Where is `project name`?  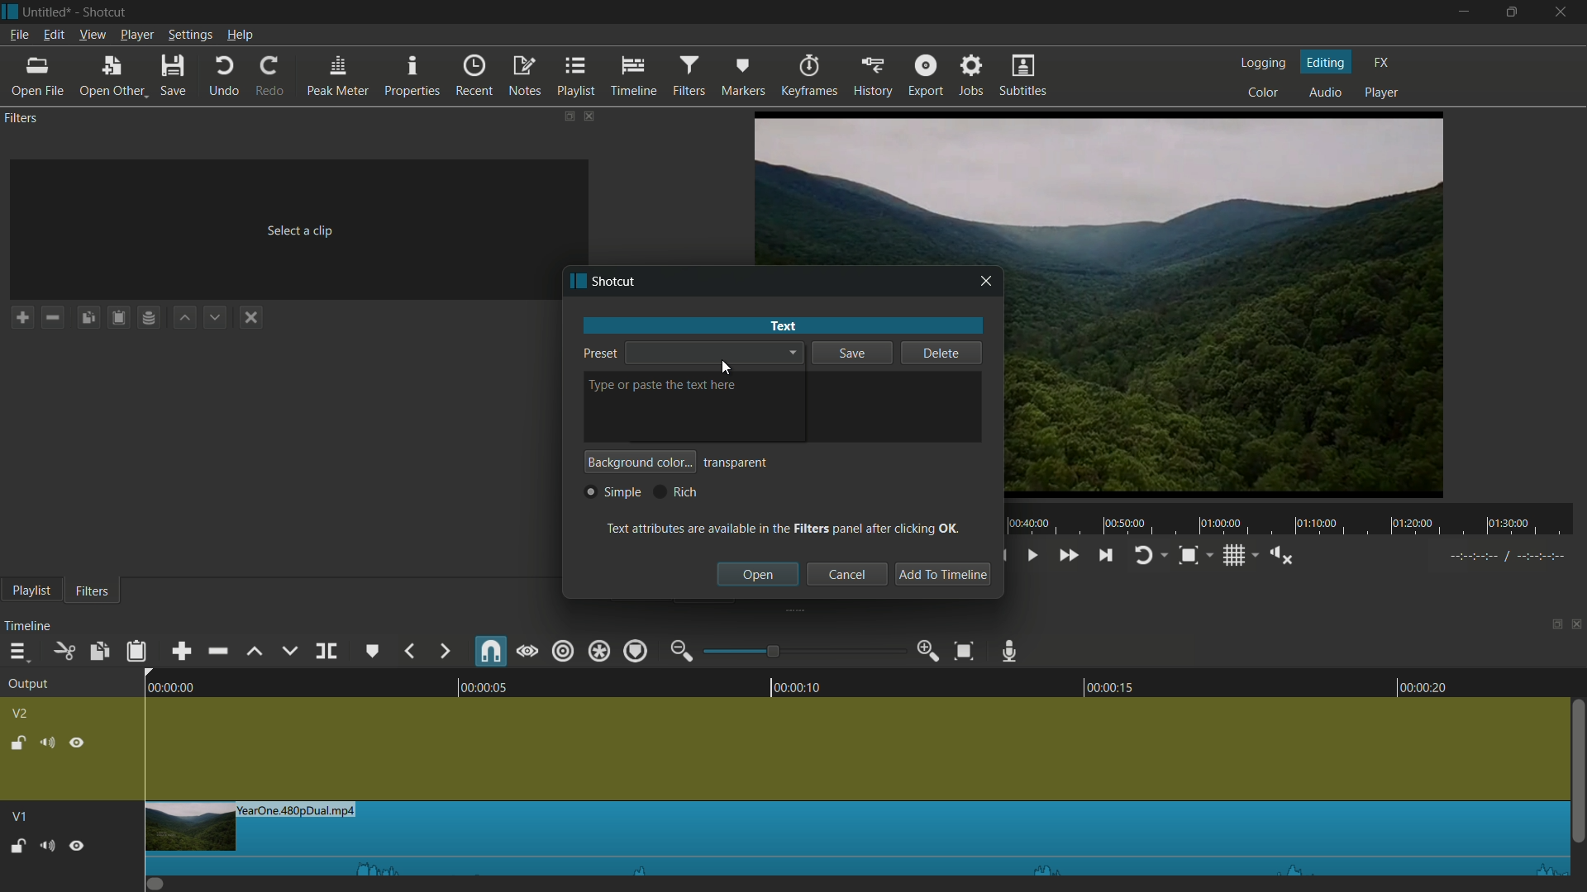
project name is located at coordinates (47, 12).